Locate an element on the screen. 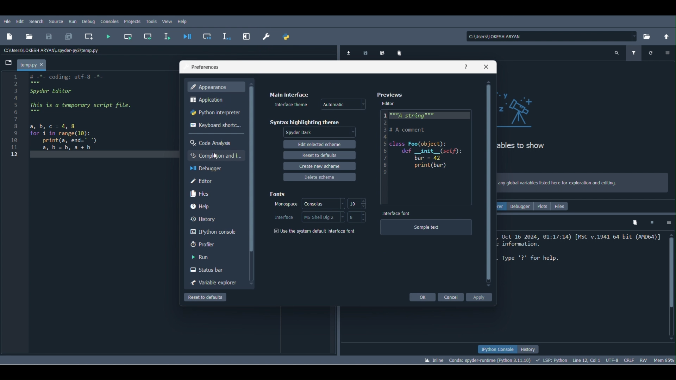 The height and width of the screenshot is (380, 676). Editor is located at coordinates (198, 180).